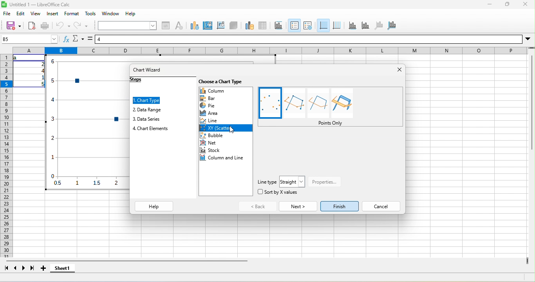  What do you see at coordinates (42, 71) in the screenshot?
I see `4` at bounding box center [42, 71].